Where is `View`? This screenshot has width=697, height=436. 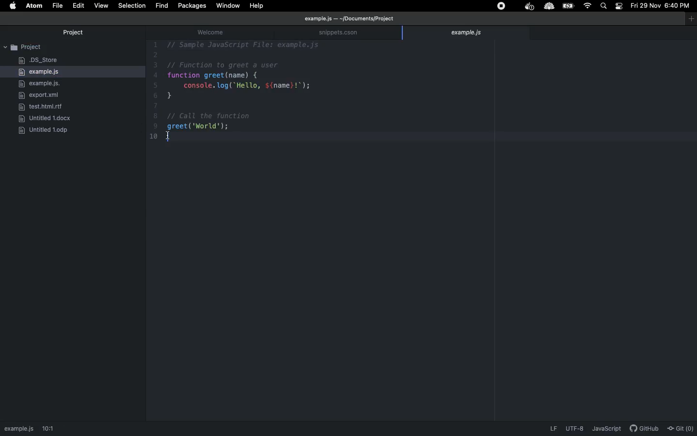 View is located at coordinates (101, 6).